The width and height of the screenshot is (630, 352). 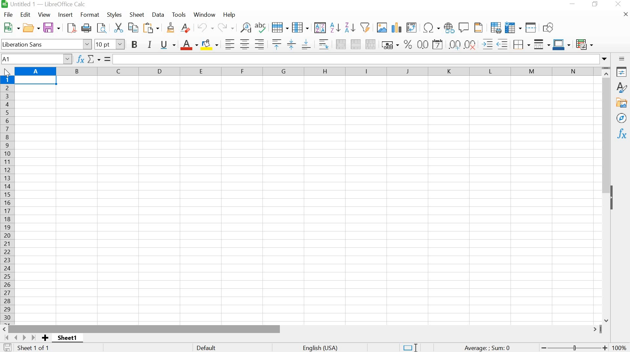 What do you see at coordinates (70, 339) in the screenshot?
I see `SHEET1` at bounding box center [70, 339].